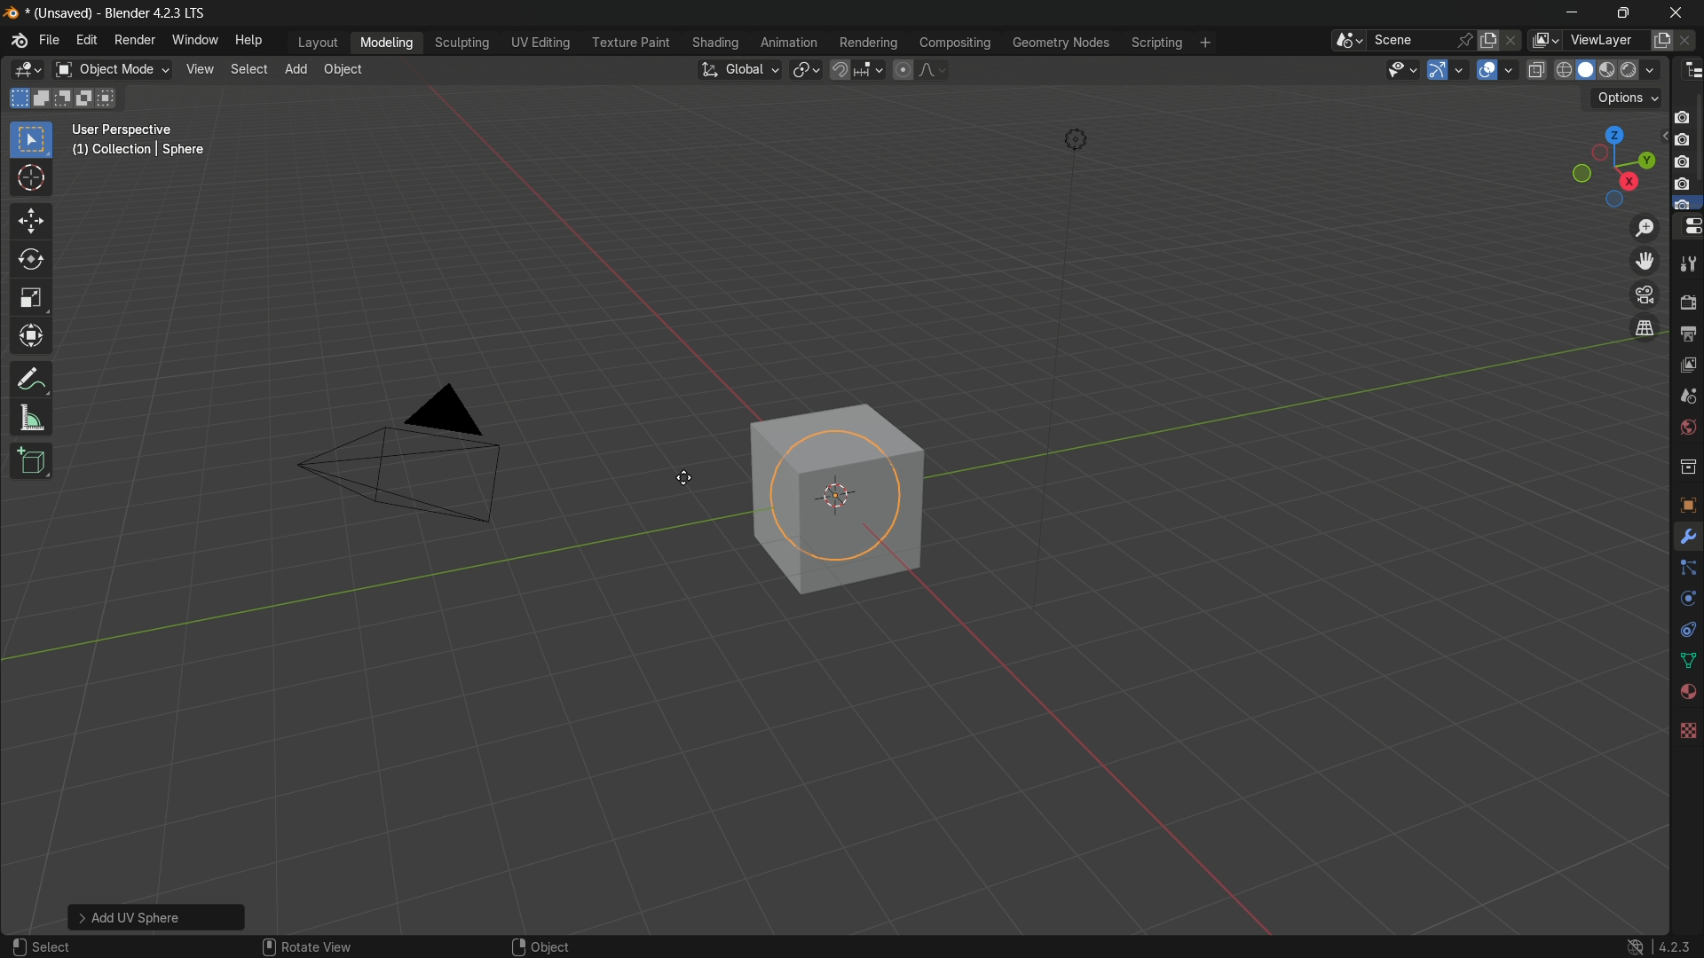  Describe the element at coordinates (740, 69) in the screenshot. I see `transformation orientation` at that location.